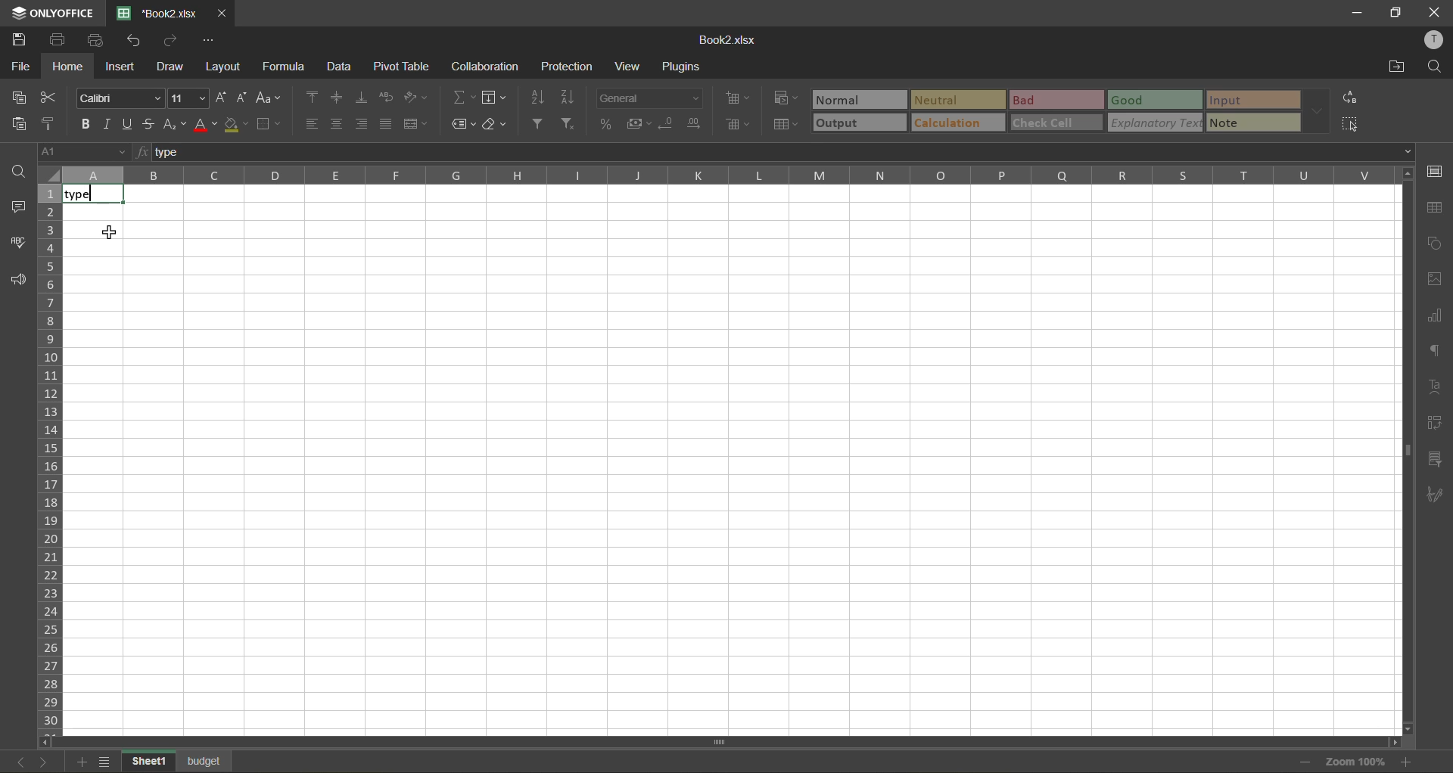  I want to click on increment size, so click(219, 98).